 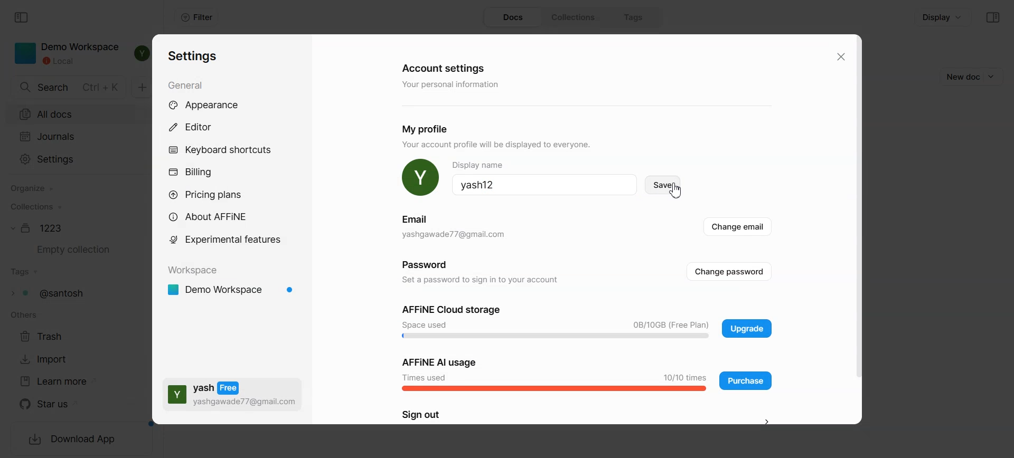 What do you see at coordinates (232, 394) in the screenshot?
I see `Yash free` at bounding box center [232, 394].